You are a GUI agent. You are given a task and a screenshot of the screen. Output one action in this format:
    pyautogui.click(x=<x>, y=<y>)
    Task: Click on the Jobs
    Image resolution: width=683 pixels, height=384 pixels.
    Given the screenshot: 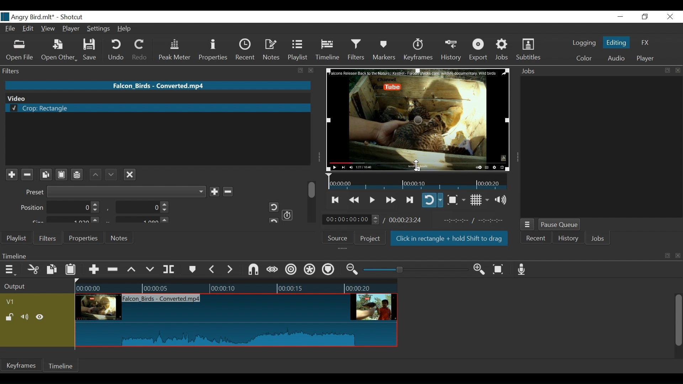 What is the action you would take?
    pyautogui.click(x=502, y=50)
    